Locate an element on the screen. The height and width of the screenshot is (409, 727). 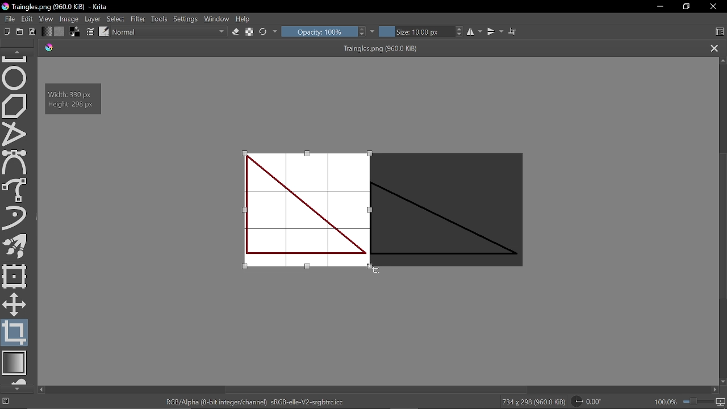
Move a layer is located at coordinates (13, 303).